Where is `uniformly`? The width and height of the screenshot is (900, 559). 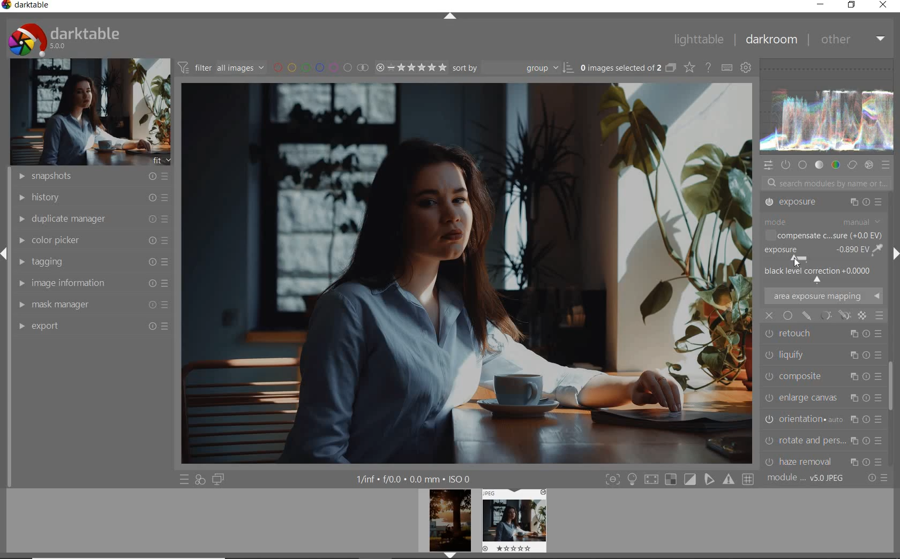 uniformly is located at coordinates (787, 316).